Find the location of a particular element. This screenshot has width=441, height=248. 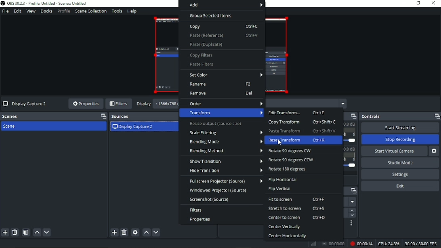

Open scene filters is located at coordinates (26, 232).